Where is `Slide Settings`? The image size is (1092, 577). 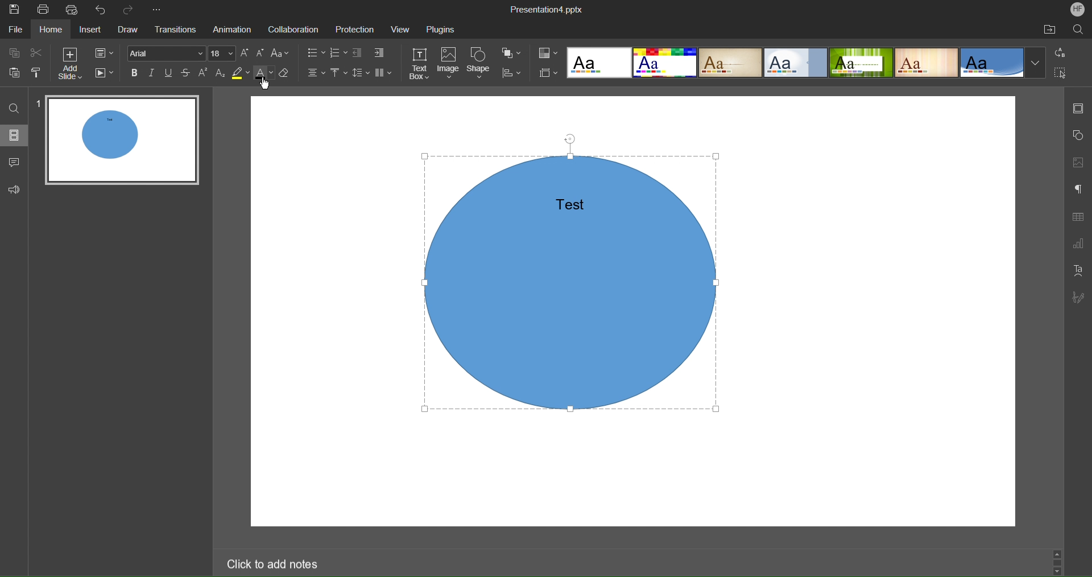
Slide Settings is located at coordinates (1078, 107).